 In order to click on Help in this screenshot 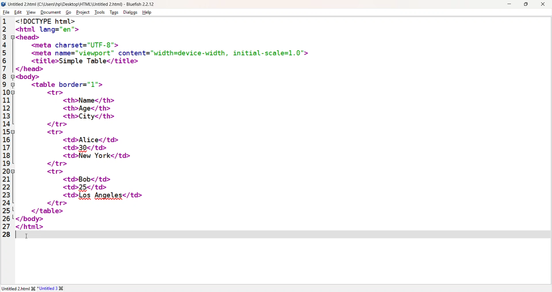, I will do `click(148, 12)`.